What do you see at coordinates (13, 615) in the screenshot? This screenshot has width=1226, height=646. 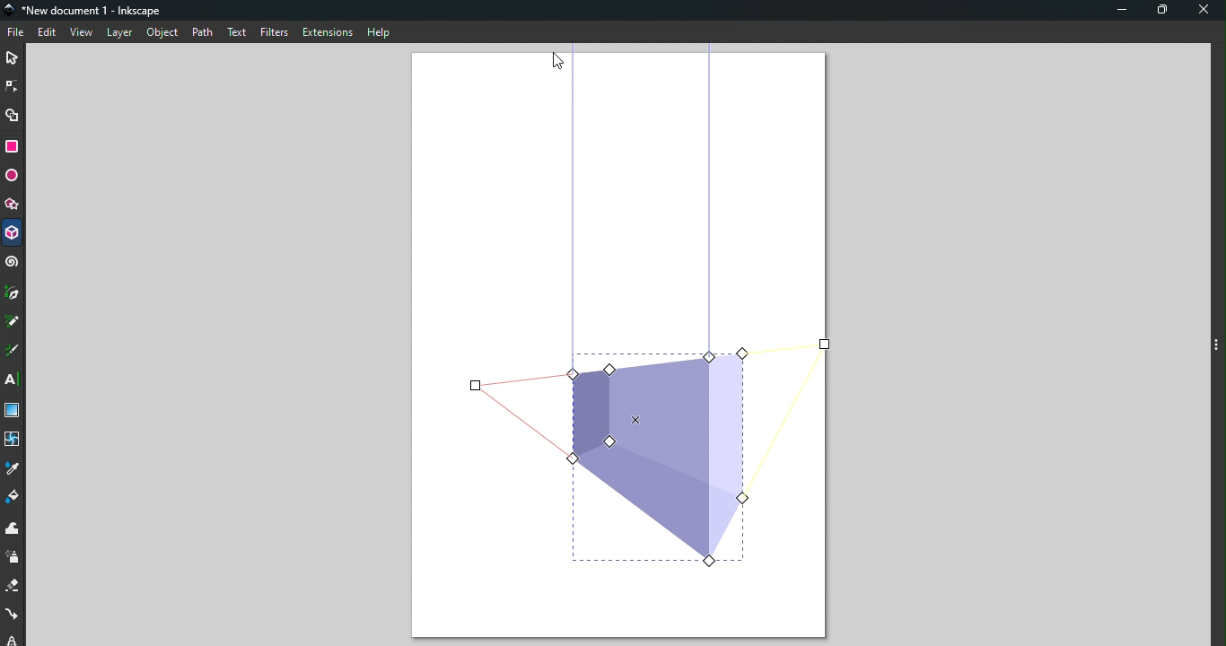 I see `Connector tool` at bounding box center [13, 615].